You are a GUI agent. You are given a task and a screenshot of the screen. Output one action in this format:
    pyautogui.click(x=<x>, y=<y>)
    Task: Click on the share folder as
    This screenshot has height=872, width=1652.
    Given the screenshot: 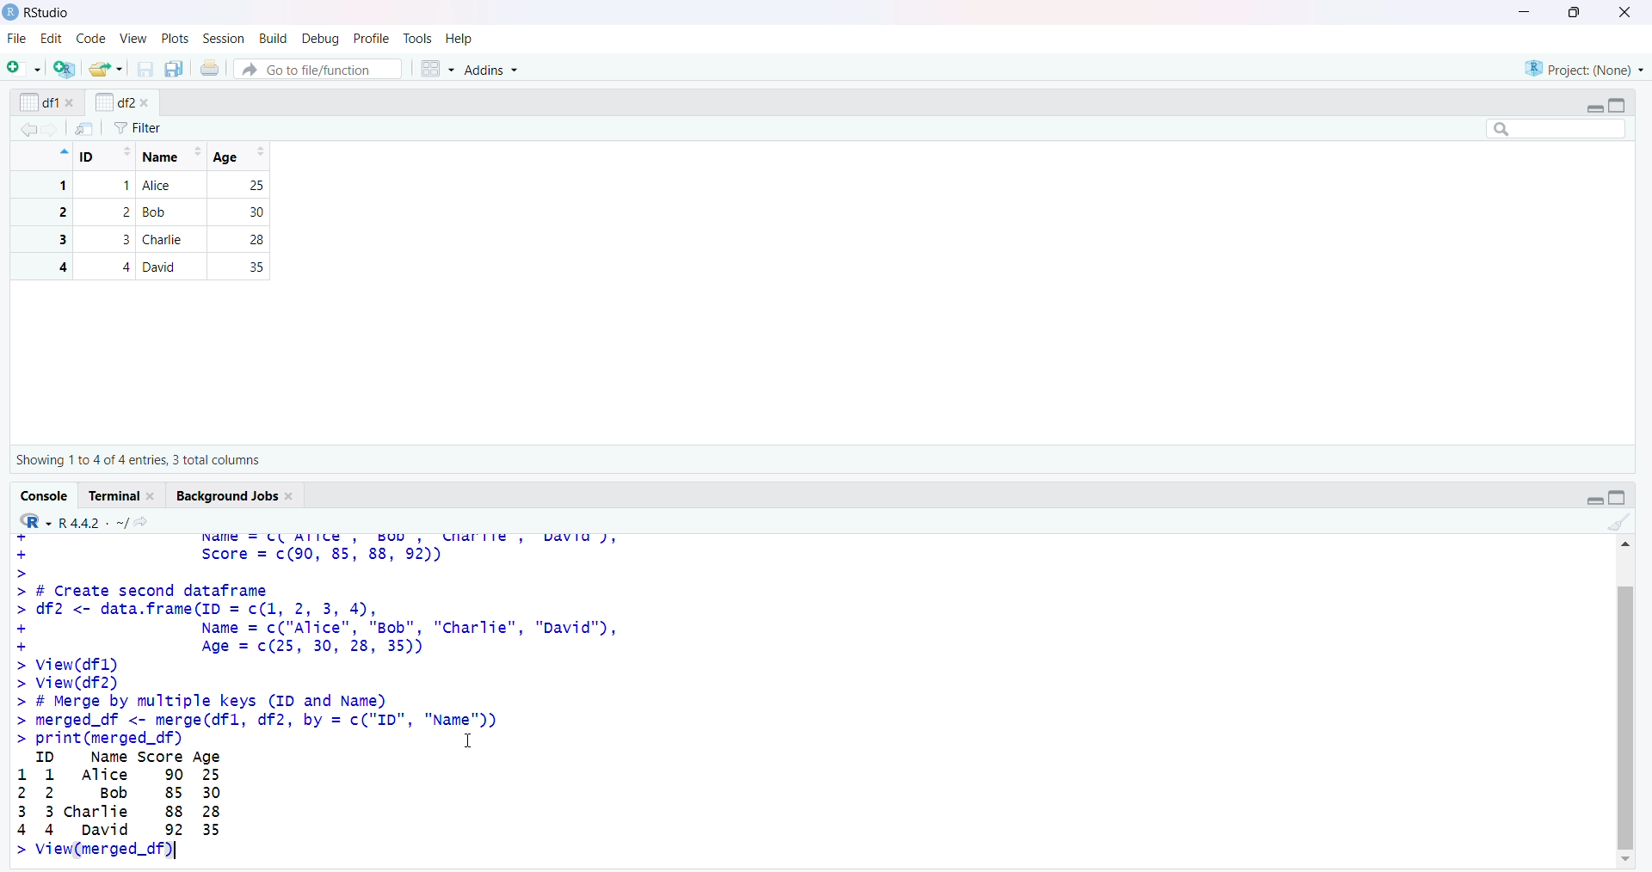 What is the action you would take?
    pyautogui.click(x=107, y=69)
    